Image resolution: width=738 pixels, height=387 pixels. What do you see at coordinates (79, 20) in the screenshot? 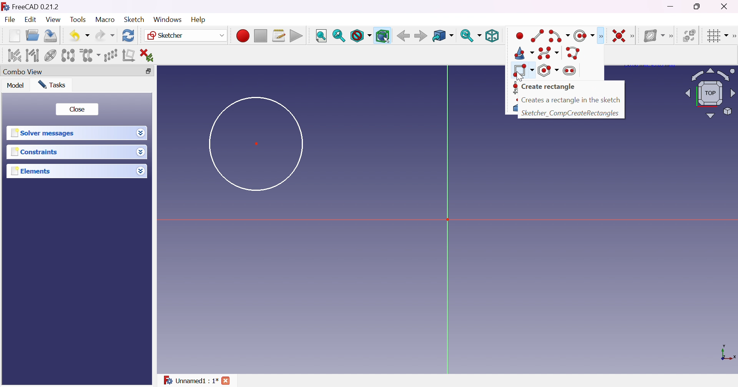
I see `Tools` at bounding box center [79, 20].